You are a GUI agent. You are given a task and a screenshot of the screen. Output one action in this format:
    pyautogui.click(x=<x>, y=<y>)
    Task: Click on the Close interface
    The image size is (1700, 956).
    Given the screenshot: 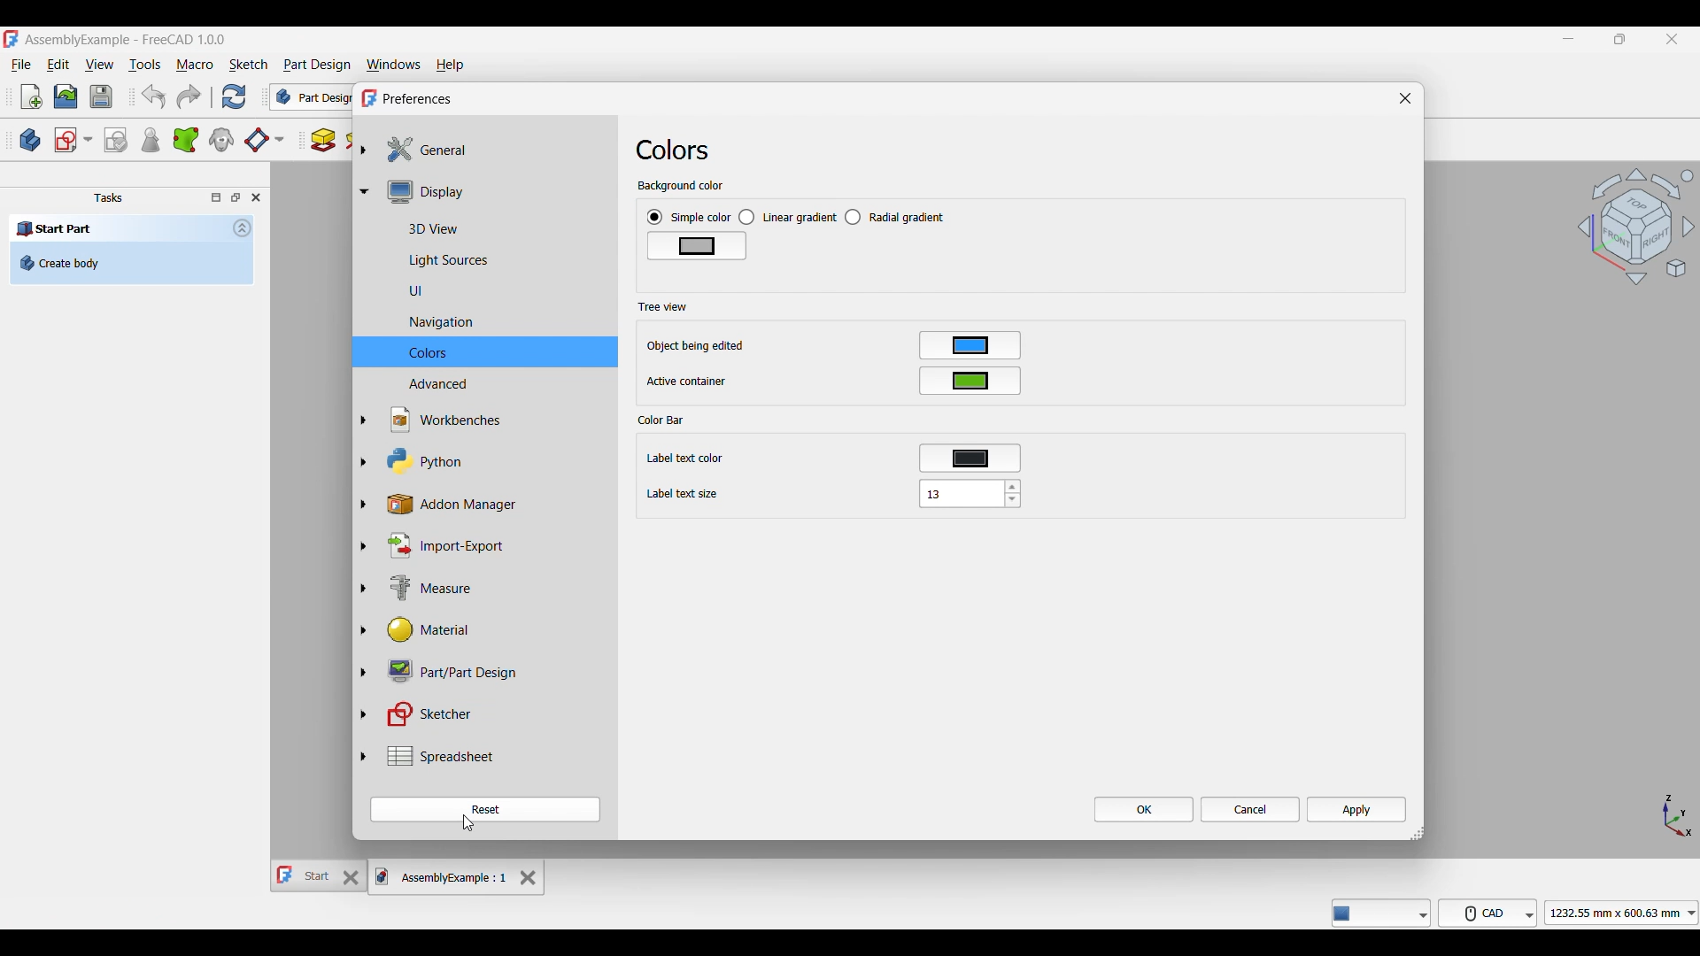 What is the action you would take?
    pyautogui.click(x=1673, y=39)
    